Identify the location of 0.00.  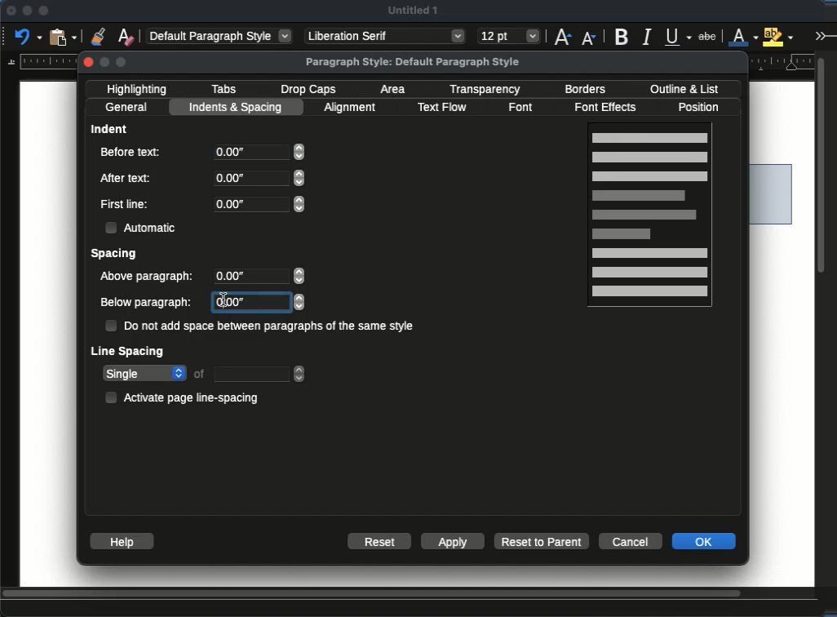
(259, 204).